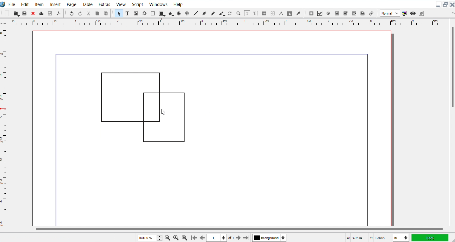  Describe the element at coordinates (371, 13) in the screenshot. I see `Link Annotation` at that location.